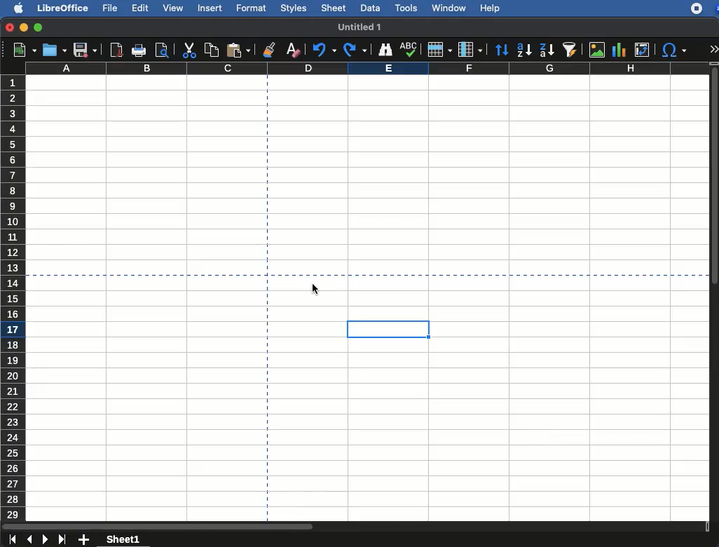 The height and width of the screenshot is (547, 719). What do you see at coordinates (369, 8) in the screenshot?
I see `data` at bounding box center [369, 8].